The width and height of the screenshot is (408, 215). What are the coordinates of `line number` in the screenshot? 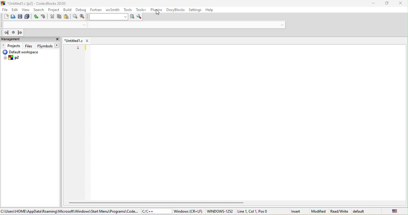 It's located at (78, 47).